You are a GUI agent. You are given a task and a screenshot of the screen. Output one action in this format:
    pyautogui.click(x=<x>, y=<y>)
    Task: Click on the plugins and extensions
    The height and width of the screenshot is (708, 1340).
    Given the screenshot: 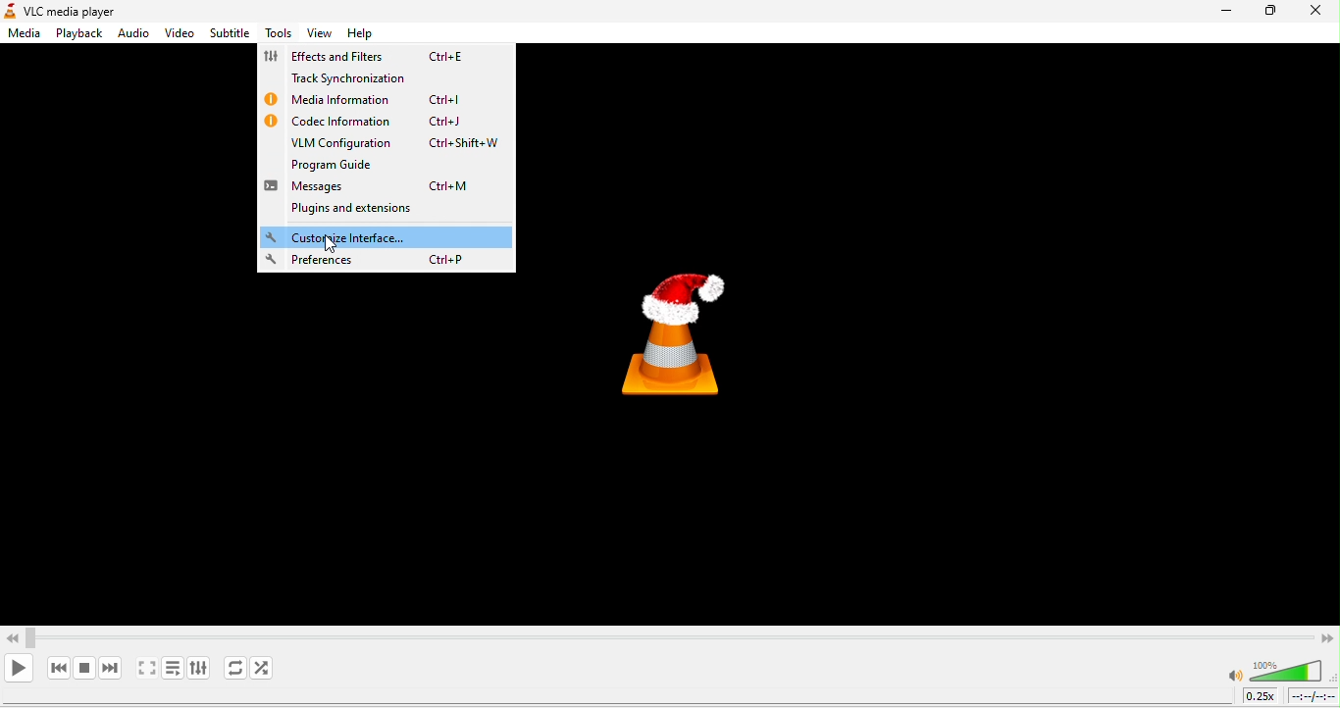 What is the action you would take?
    pyautogui.click(x=372, y=212)
    